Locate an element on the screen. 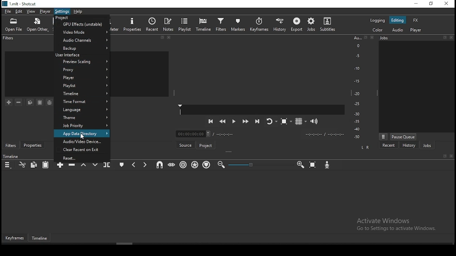 Image resolution: width=456 pixels, height=256 pixels. paste is located at coordinates (46, 165).